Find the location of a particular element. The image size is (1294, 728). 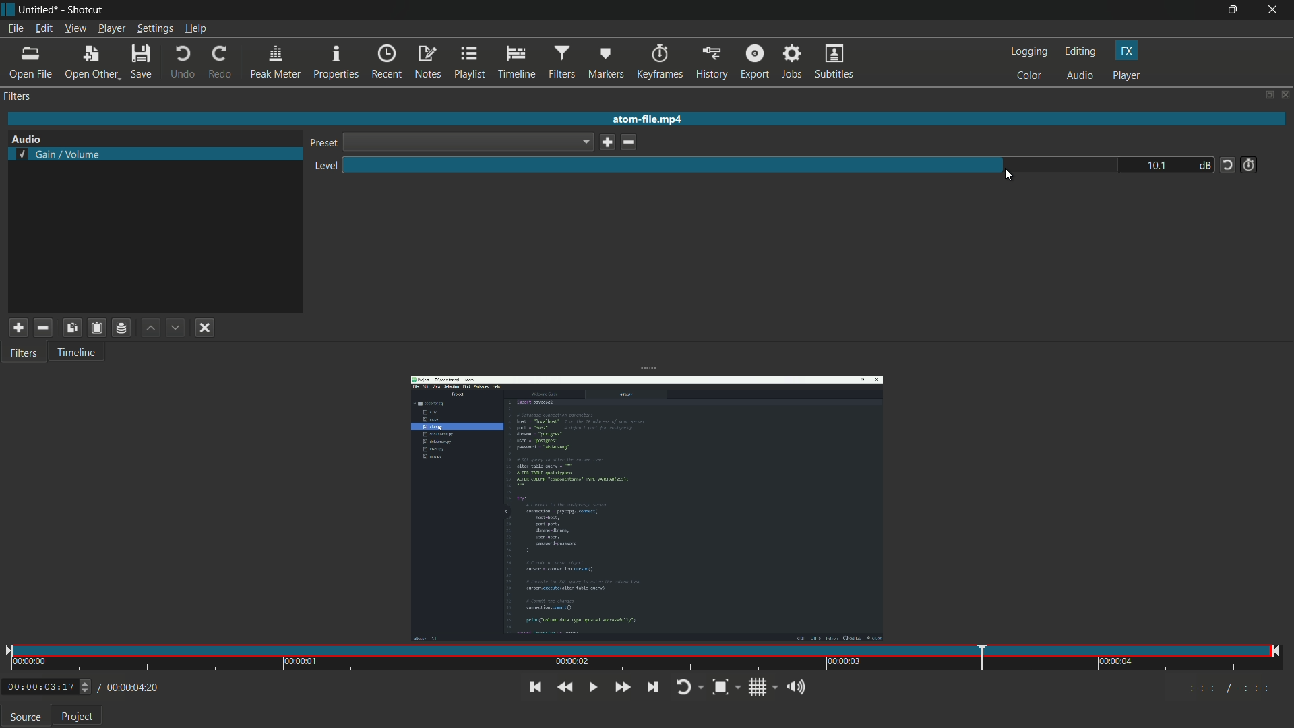

filter is located at coordinates (18, 96).